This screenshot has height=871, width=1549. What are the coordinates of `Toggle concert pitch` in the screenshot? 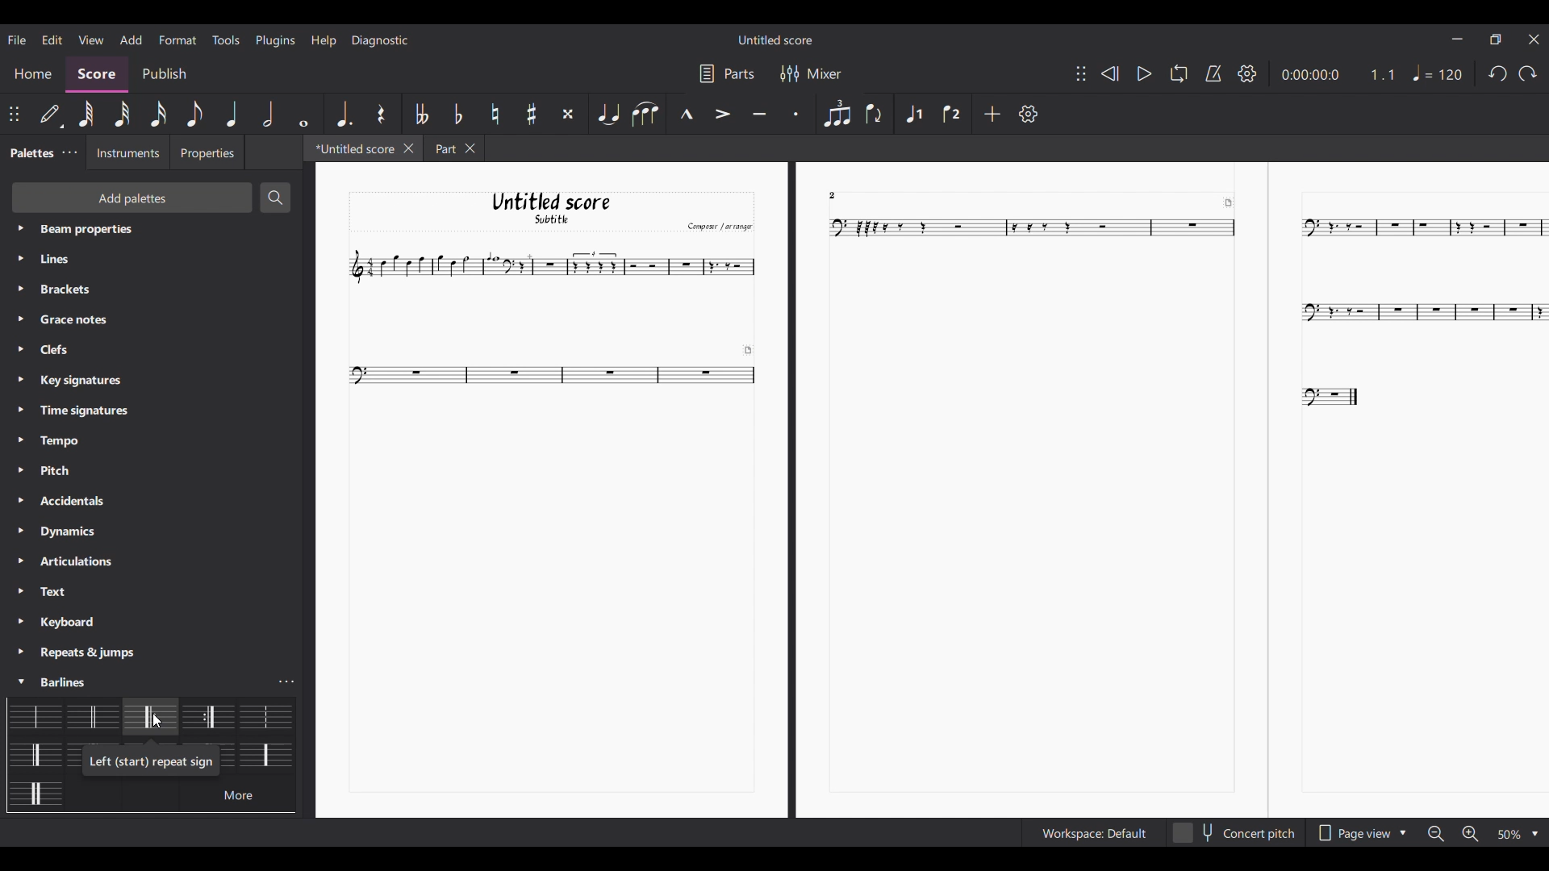 It's located at (1234, 832).